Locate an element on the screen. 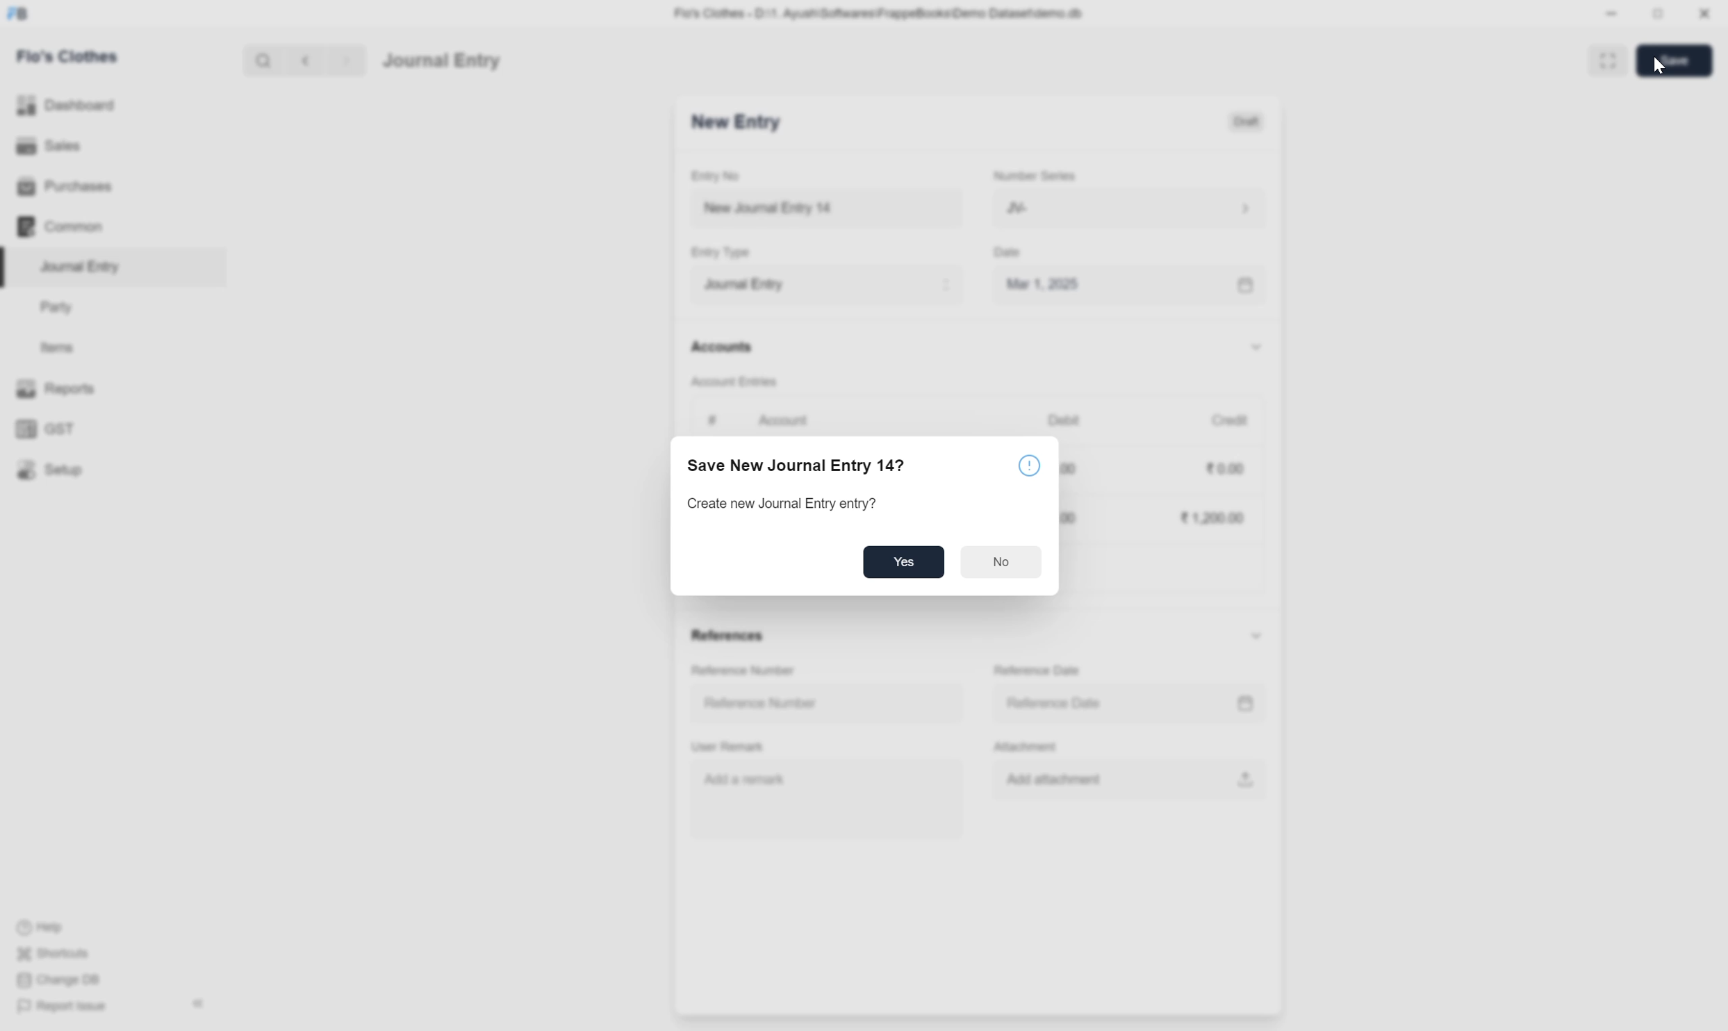 This screenshot has width=1728, height=1031. upload is located at coordinates (1242, 779).